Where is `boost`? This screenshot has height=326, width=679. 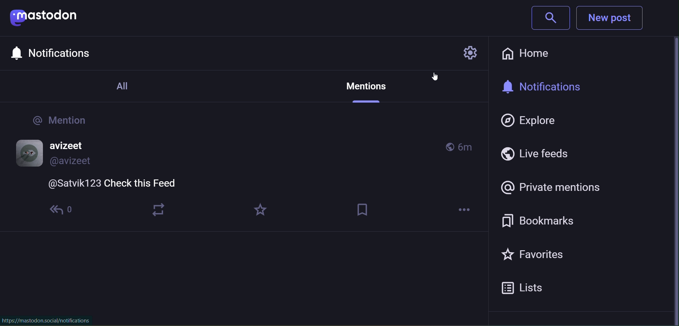 boost is located at coordinates (158, 209).